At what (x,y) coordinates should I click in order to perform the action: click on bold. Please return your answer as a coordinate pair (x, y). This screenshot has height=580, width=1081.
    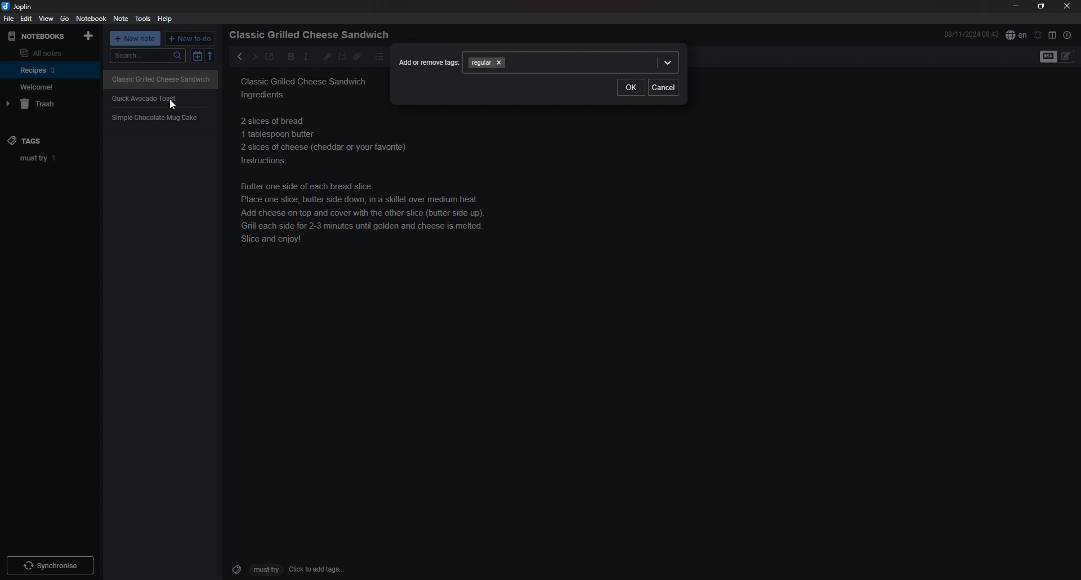
    Looking at the image, I should click on (288, 57).